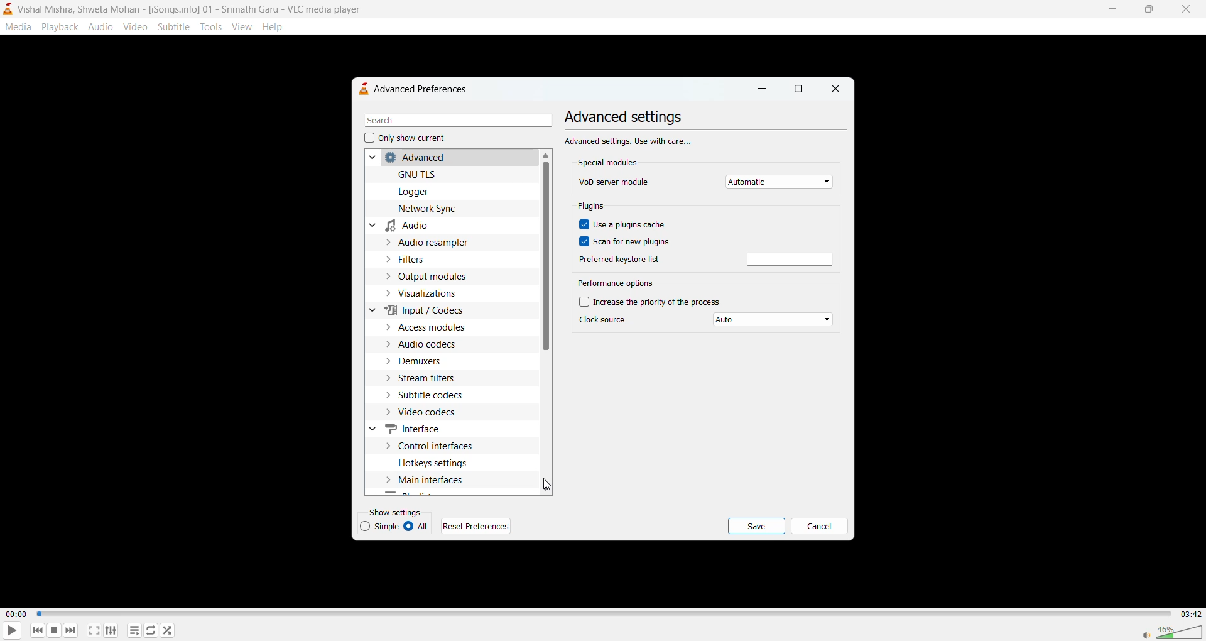  What do you see at coordinates (436, 242) in the screenshot?
I see `audio resampler` at bounding box center [436, 242].